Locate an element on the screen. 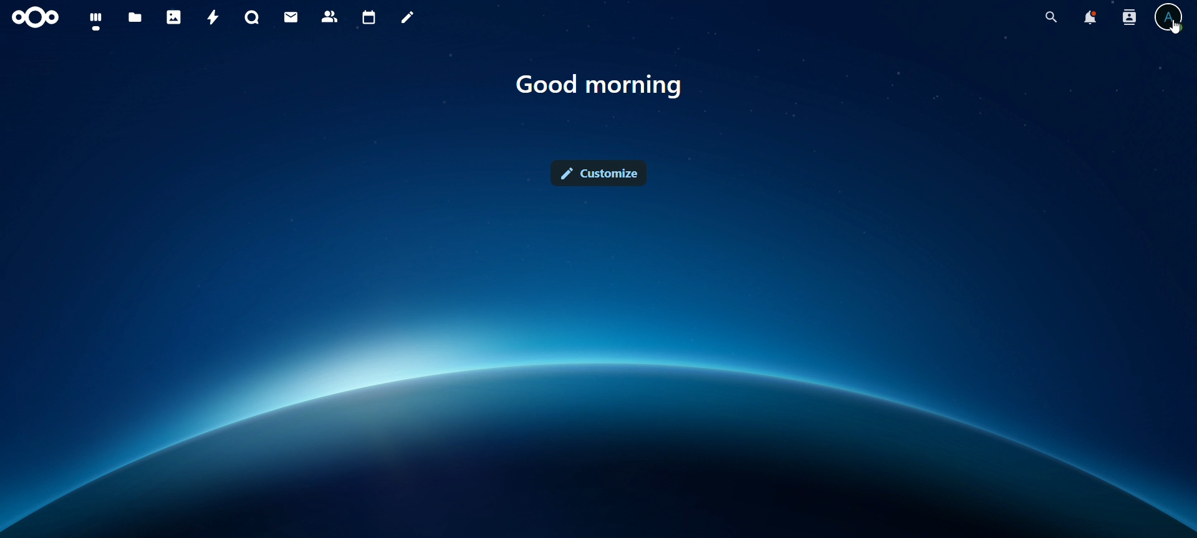 This screenshot has height=538, width=1197. search contacts is located at coordinates (1129, 19).